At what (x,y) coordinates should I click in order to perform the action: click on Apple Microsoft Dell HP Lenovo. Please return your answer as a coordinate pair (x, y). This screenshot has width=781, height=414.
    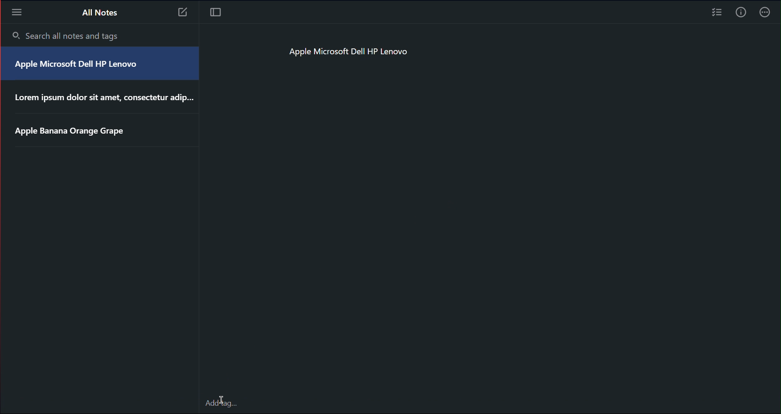
    Looking at the image, I should click on (79, 63).